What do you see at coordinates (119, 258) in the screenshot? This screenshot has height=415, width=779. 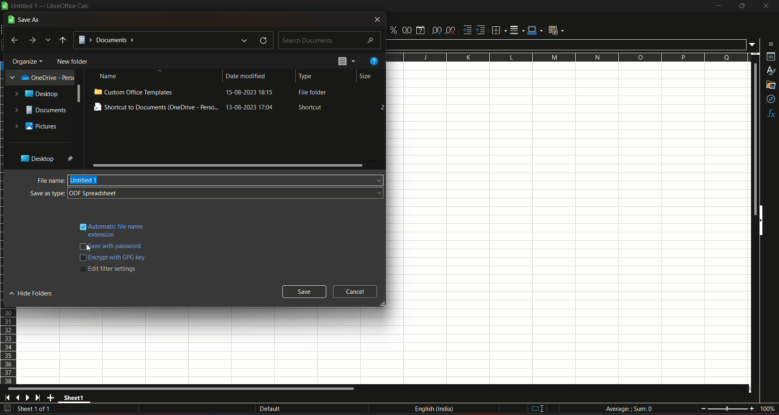 I see `encrypt with GPG key` at bounding box center [119, 258].